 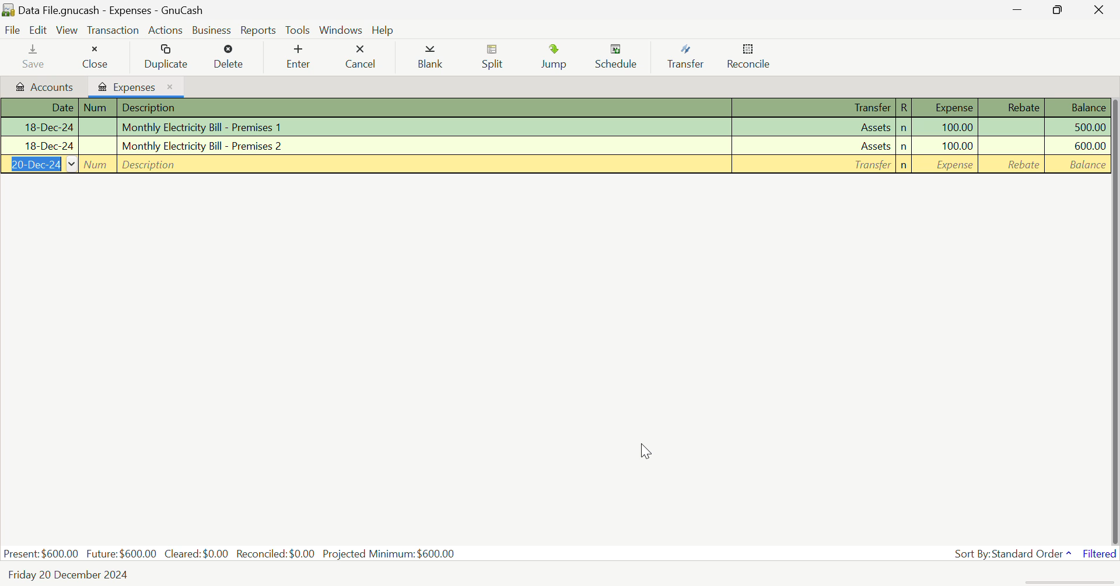 I want to click on Blank, so click(x=430, y=58).